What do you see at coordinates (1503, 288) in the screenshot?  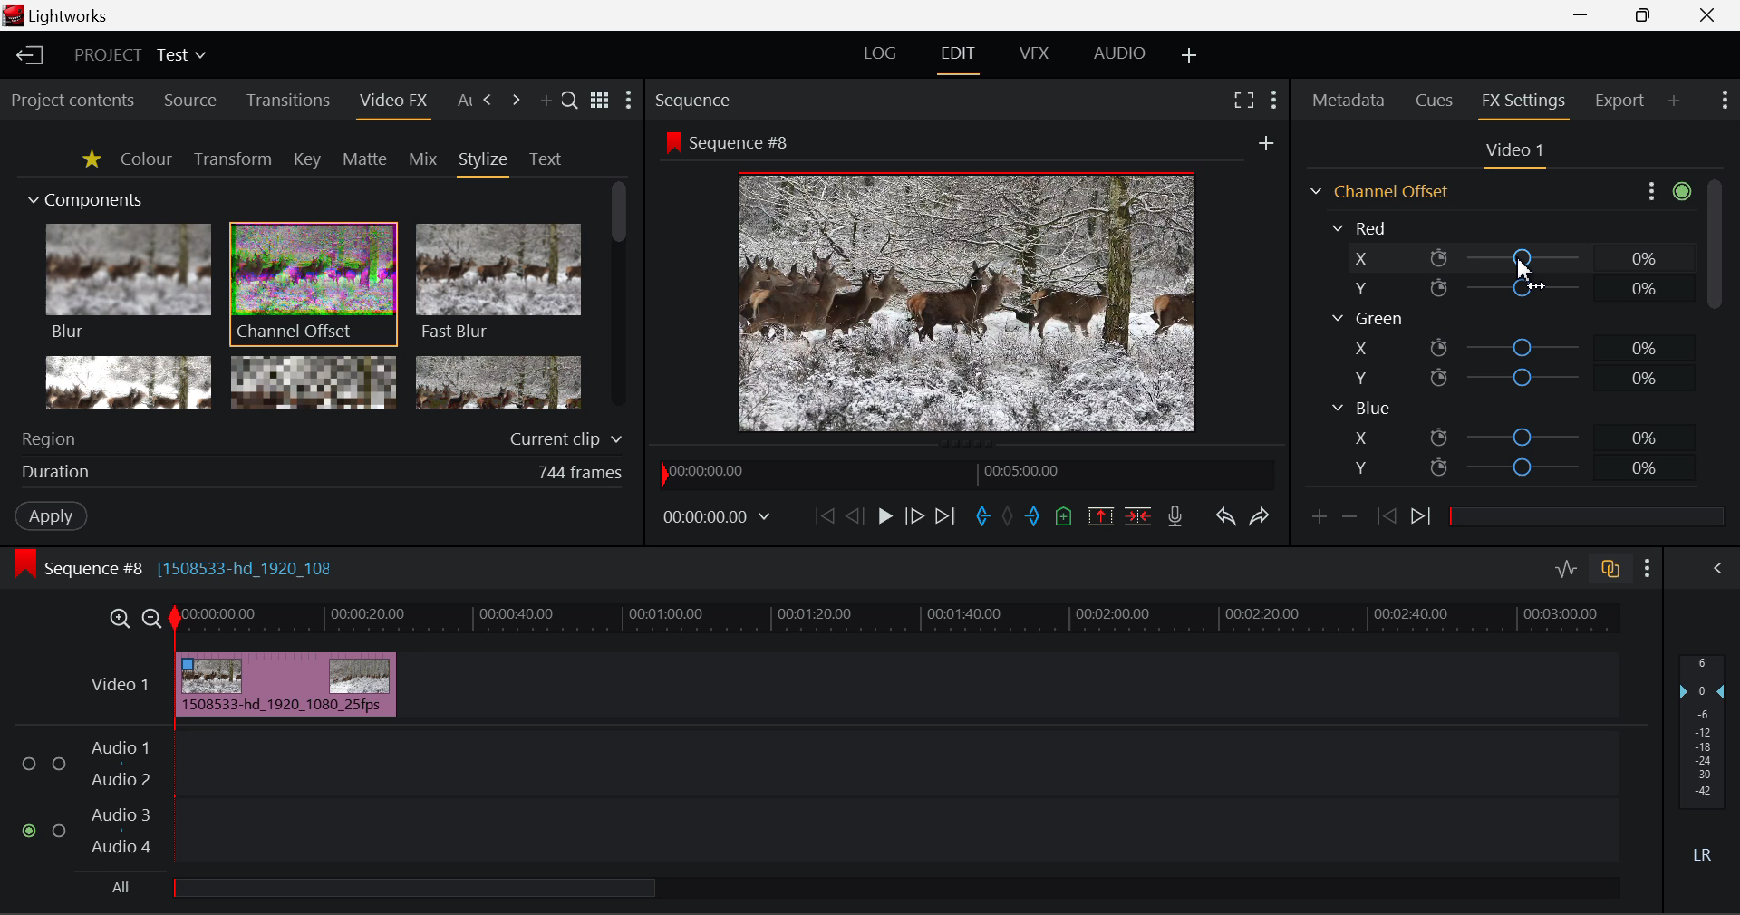 I see `Red Y` at bounding box center [1503, 288].